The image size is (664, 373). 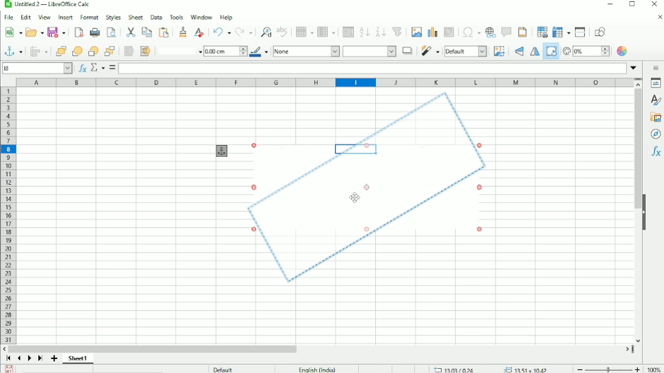 What do you see at coordinates (623, 51) in the screenshot?
I see `Color` at bounding box center [623, 51].